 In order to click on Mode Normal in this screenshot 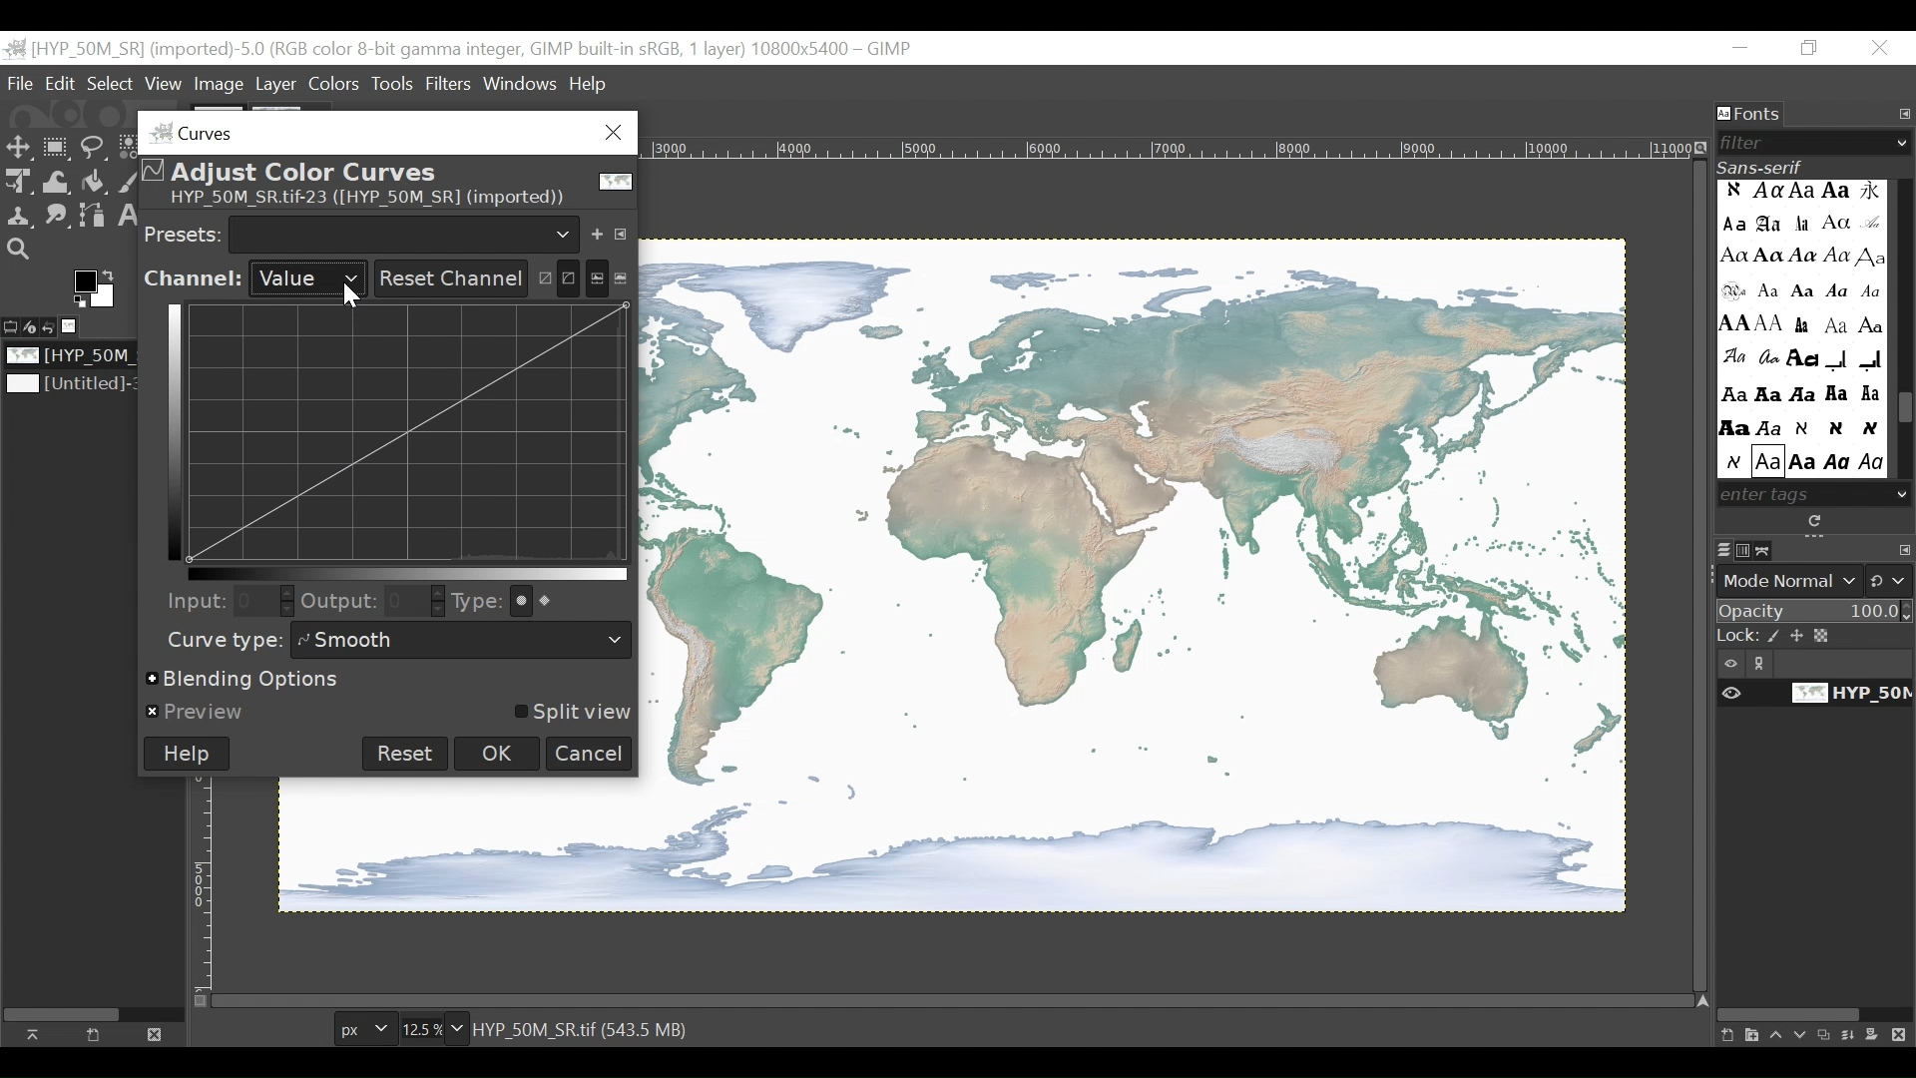, I will do `click(1817, 581)`.